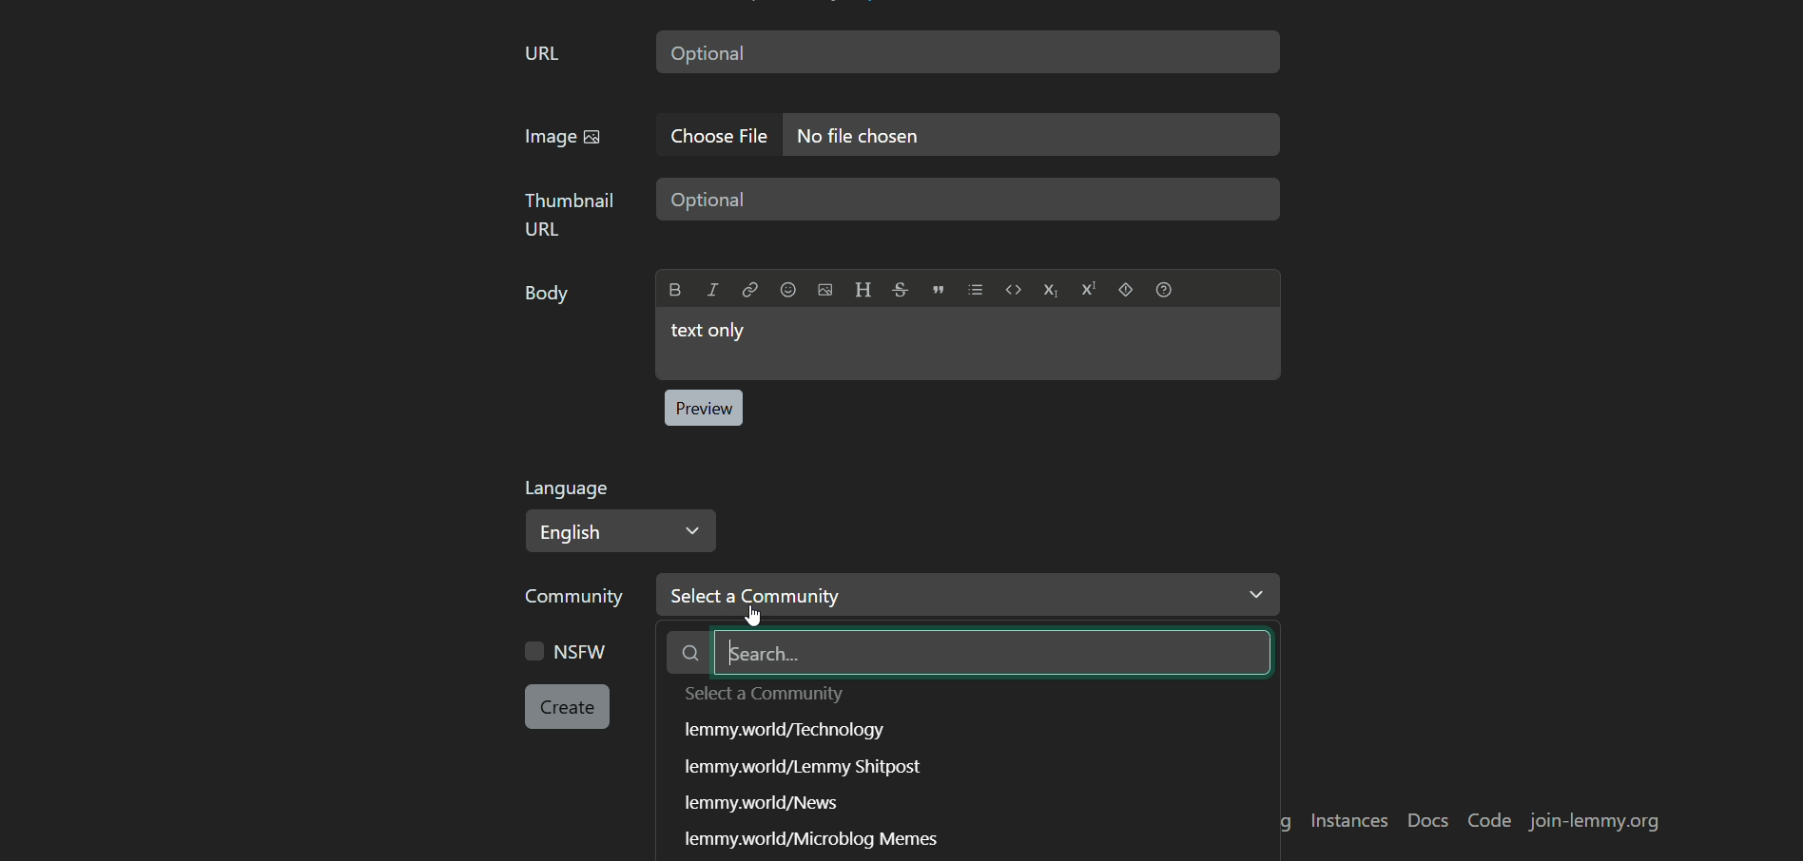 The height and width of the screenshot is (861, 1803). Describe the element at coordinates (1014, 289) in the screenshot. I see `Code` at that location.